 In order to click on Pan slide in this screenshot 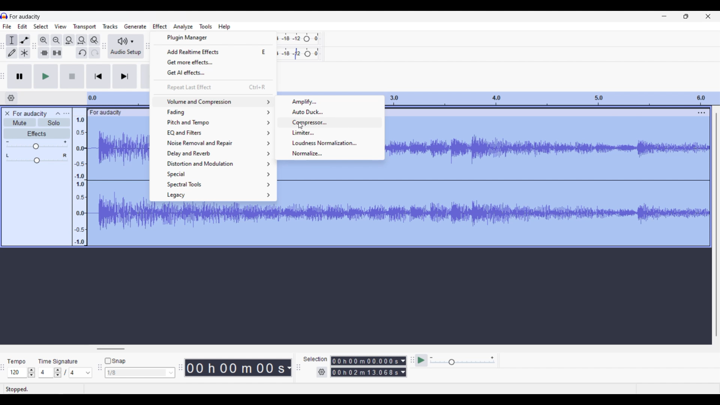, I will do `click(37, 158)`.